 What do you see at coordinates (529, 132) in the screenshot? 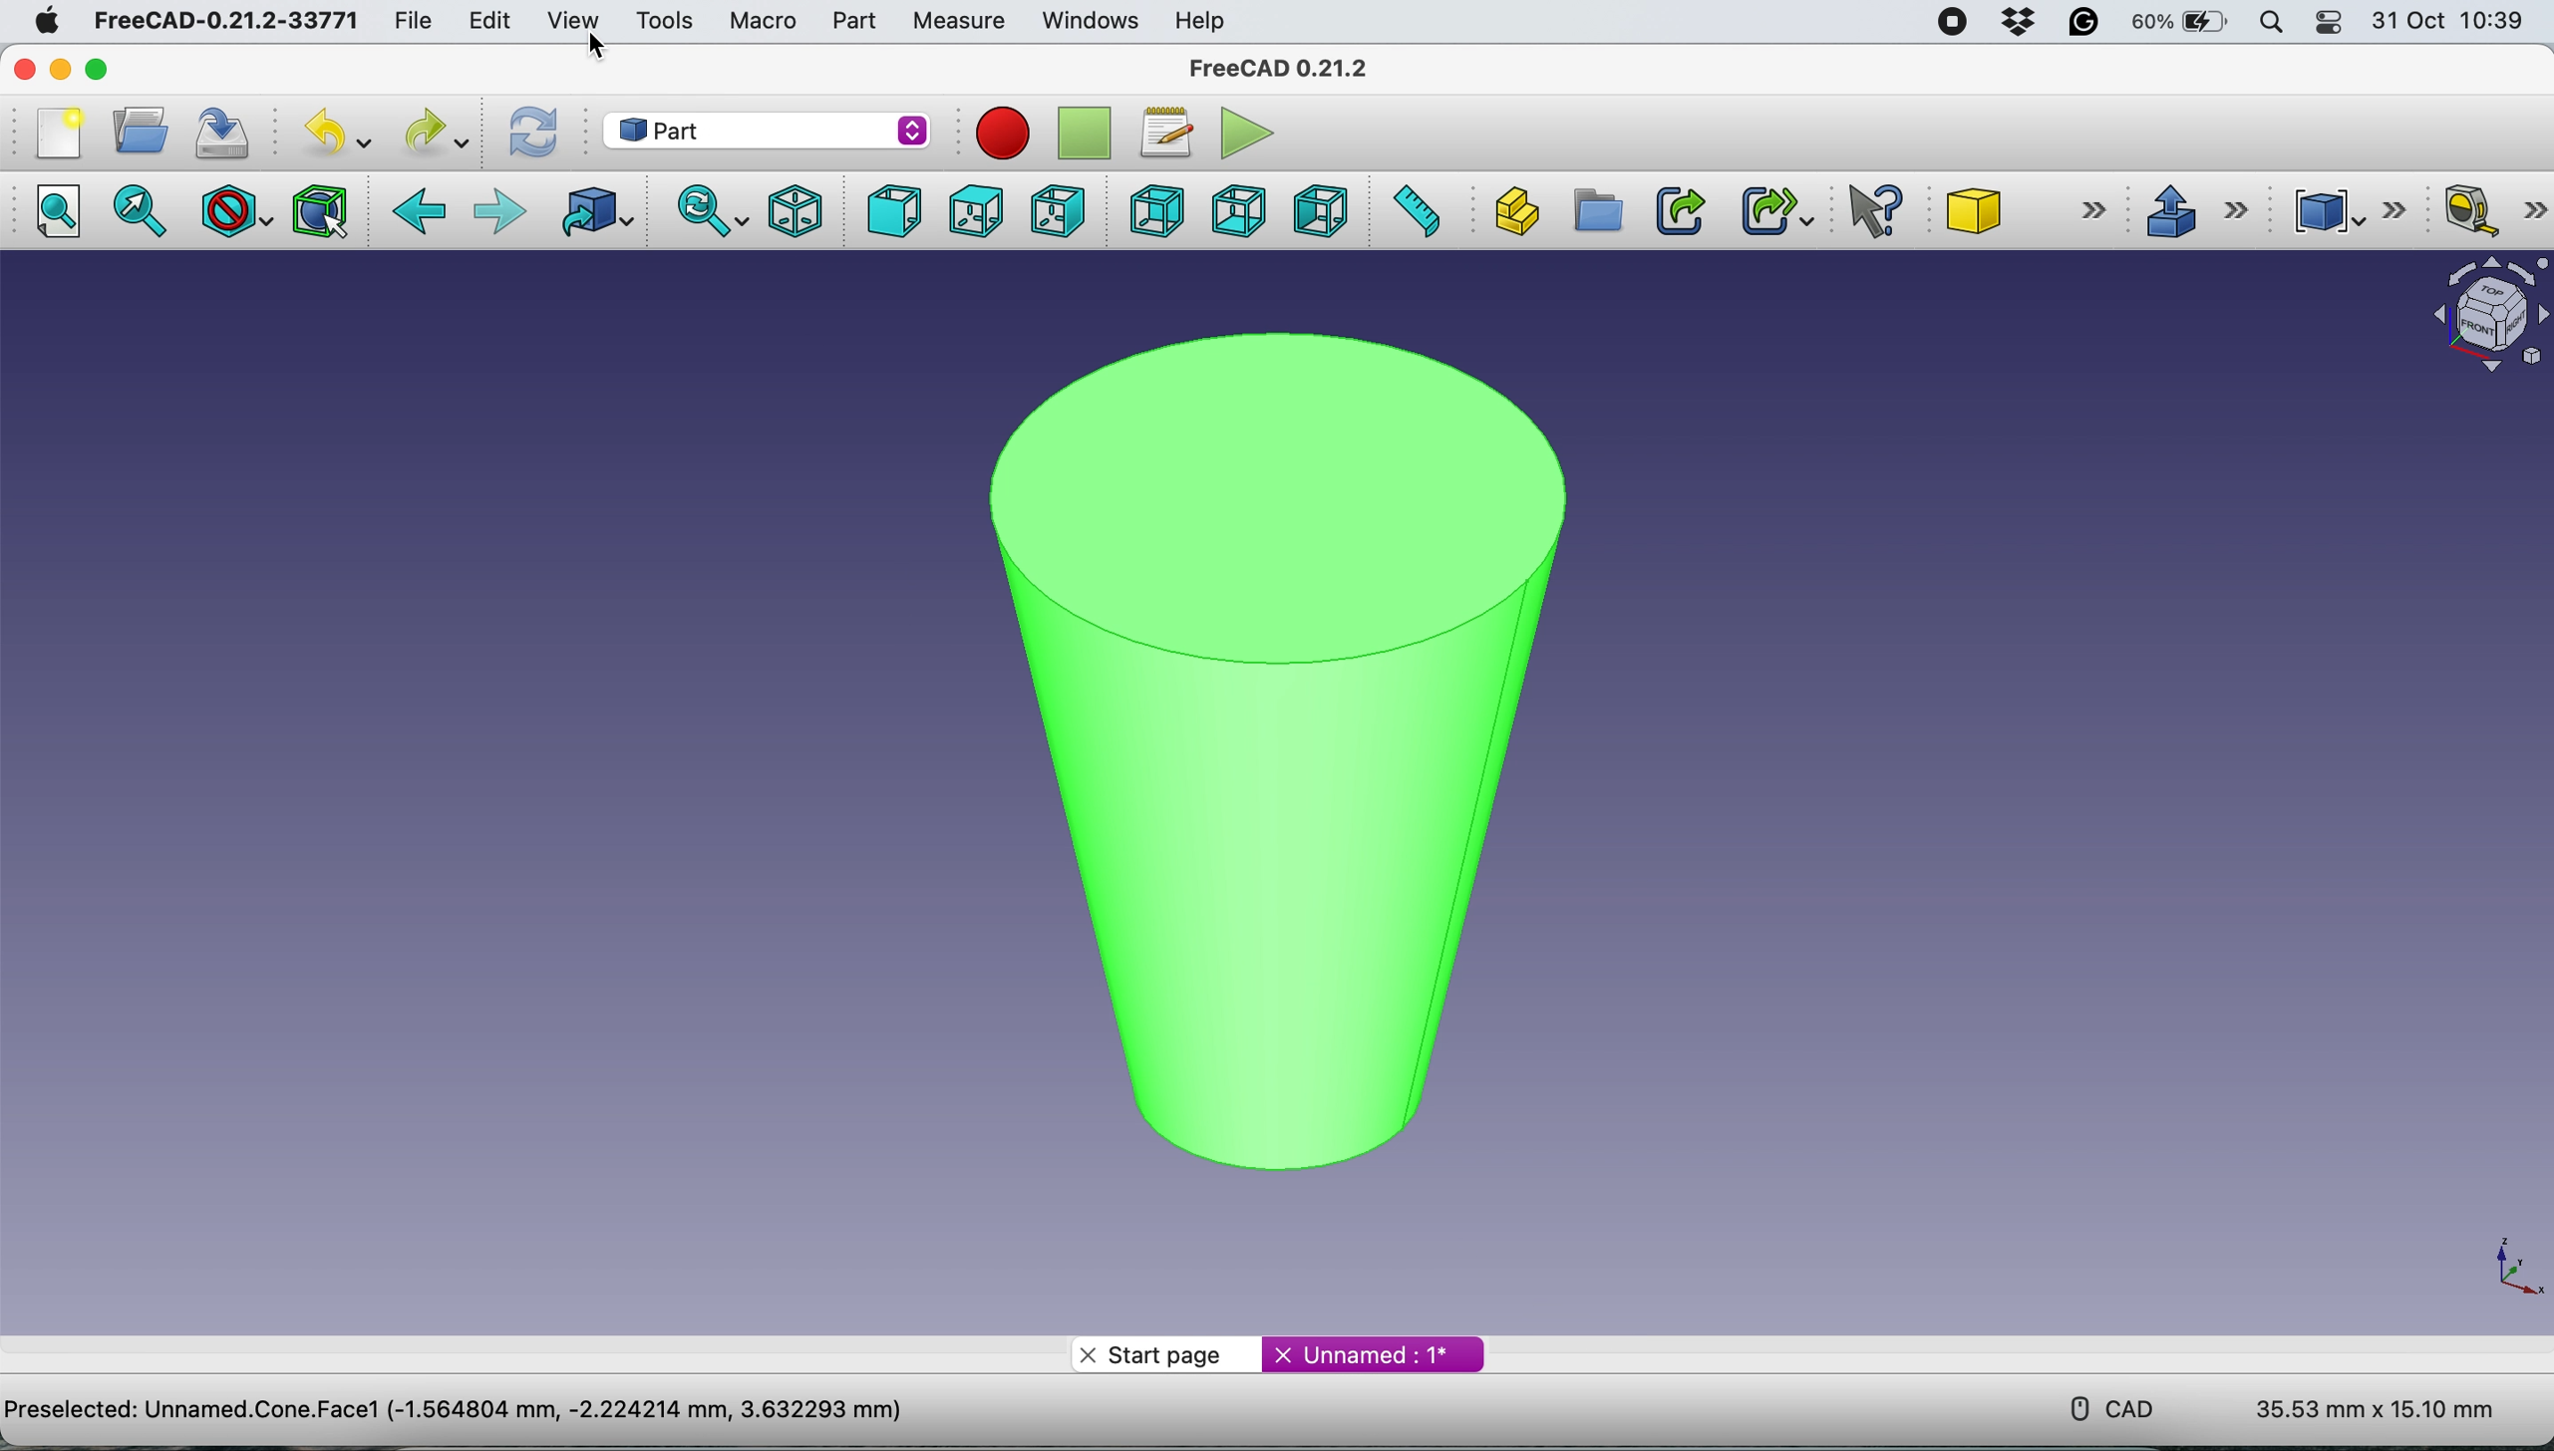
I see `refresh` at bounding box center [529, 132].